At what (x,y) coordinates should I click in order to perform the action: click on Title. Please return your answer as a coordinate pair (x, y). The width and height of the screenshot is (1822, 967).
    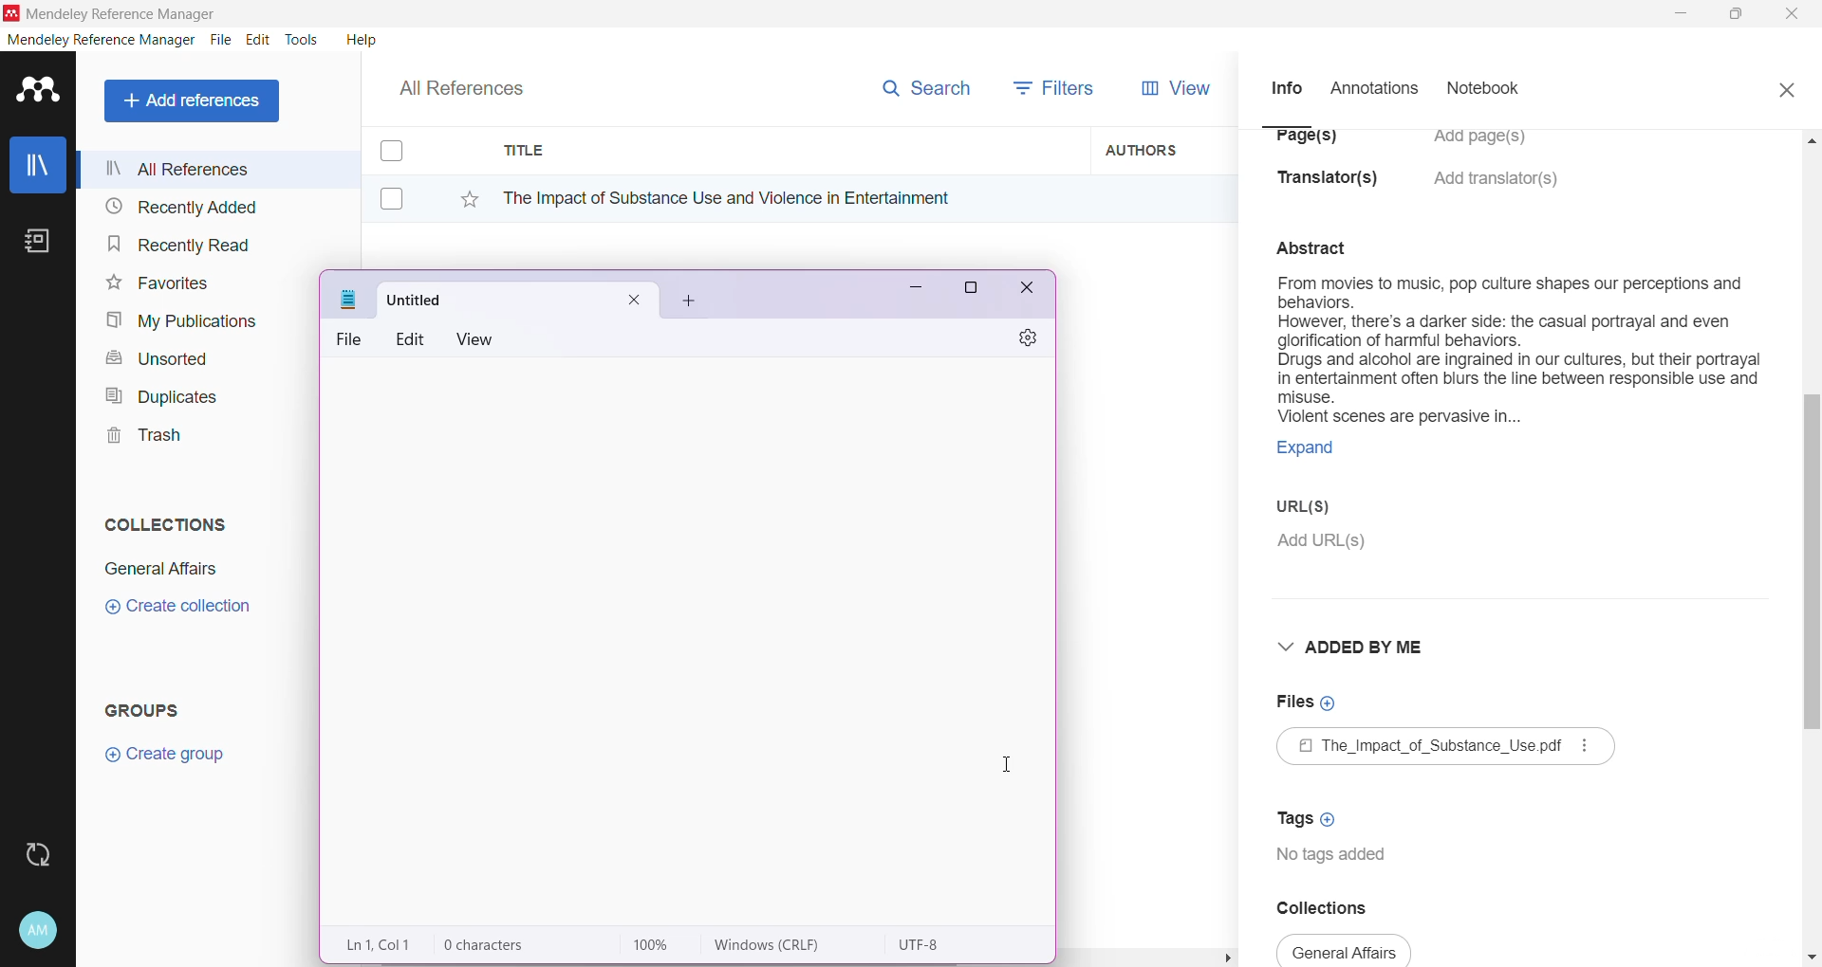
    Looking at the image, I should click on (788, 151).